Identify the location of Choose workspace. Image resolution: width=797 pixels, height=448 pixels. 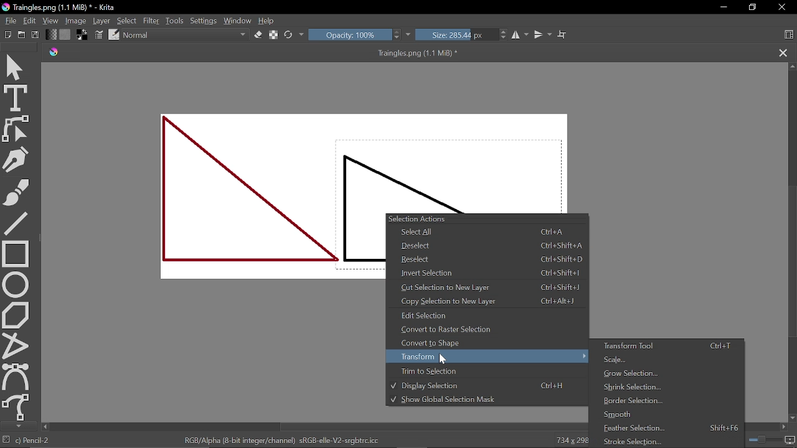
(788, 34).